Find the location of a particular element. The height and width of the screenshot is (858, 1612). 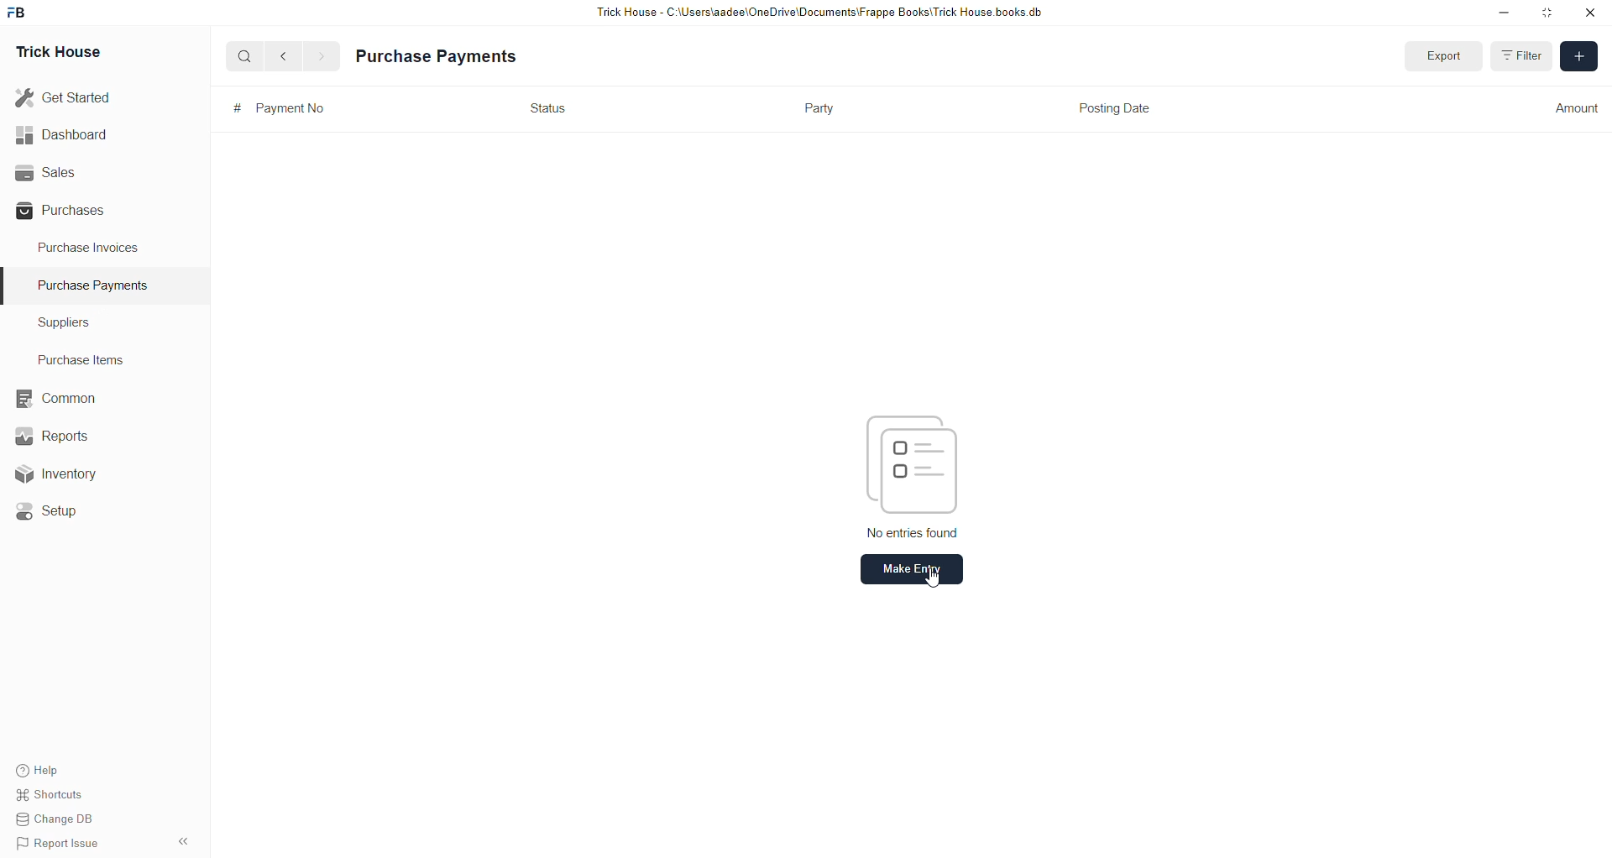

Posting Date is located at coordinates (1124, 110).